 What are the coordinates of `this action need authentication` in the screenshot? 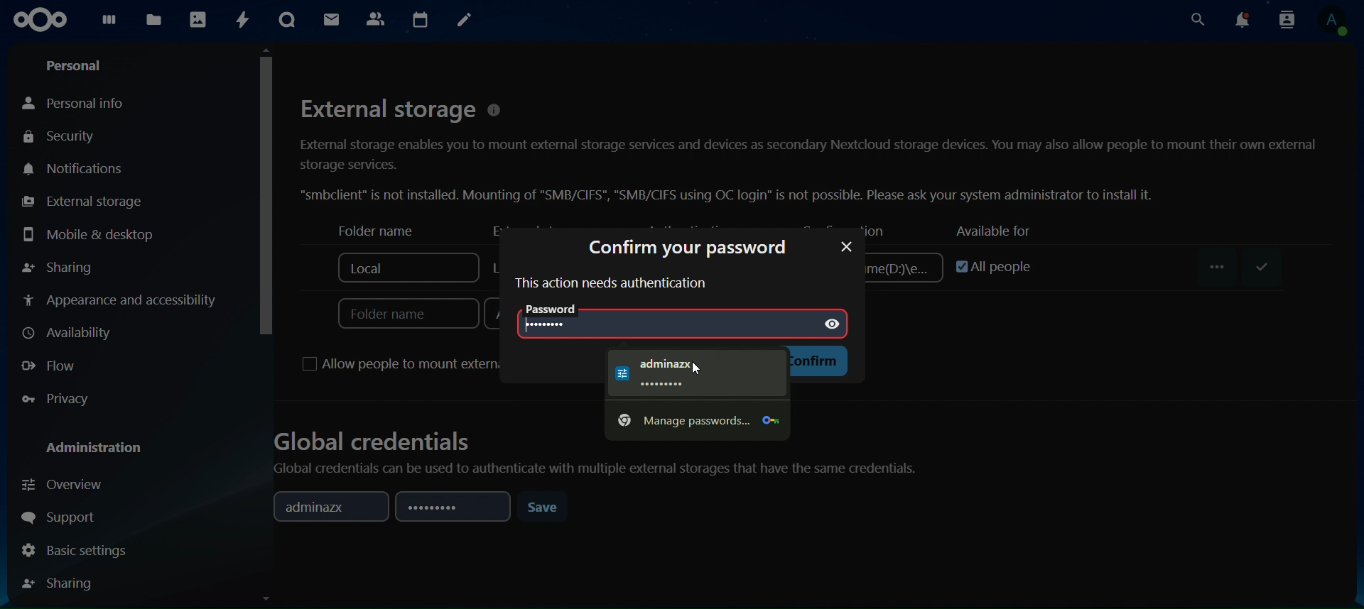 It's located at (610, 284).